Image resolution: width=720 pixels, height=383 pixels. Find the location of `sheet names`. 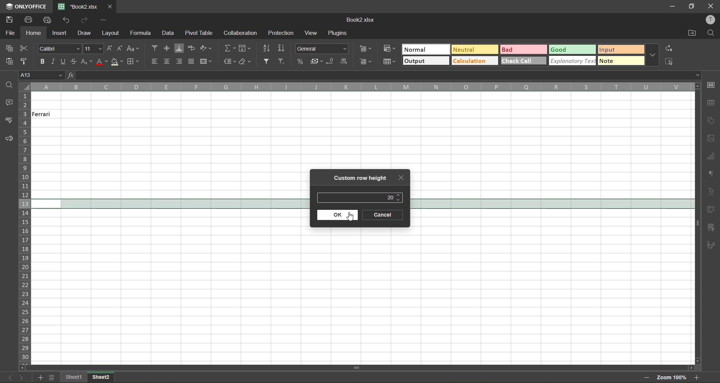

sheet names is located at coordinates (101, 378).